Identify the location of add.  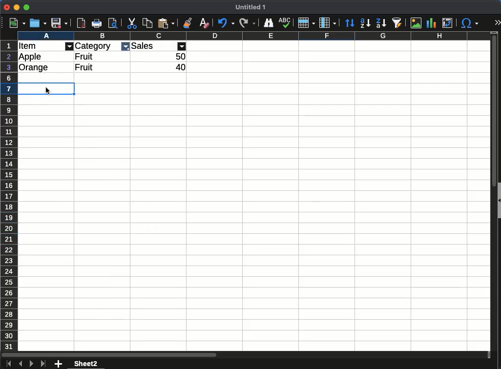
(58, 364).